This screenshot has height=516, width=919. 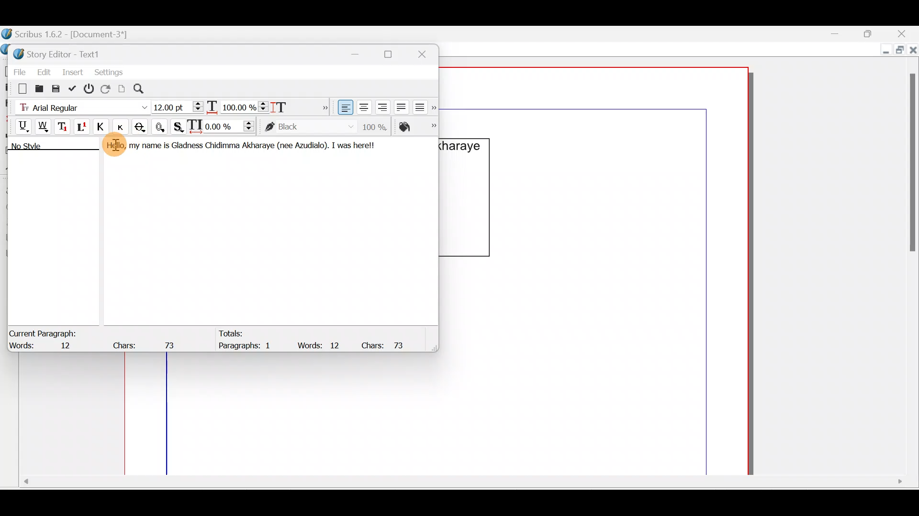 What do you see at coordinates (18, 88) in the screenshot?
I see `Clear all text` at bounding box center [18, 88].